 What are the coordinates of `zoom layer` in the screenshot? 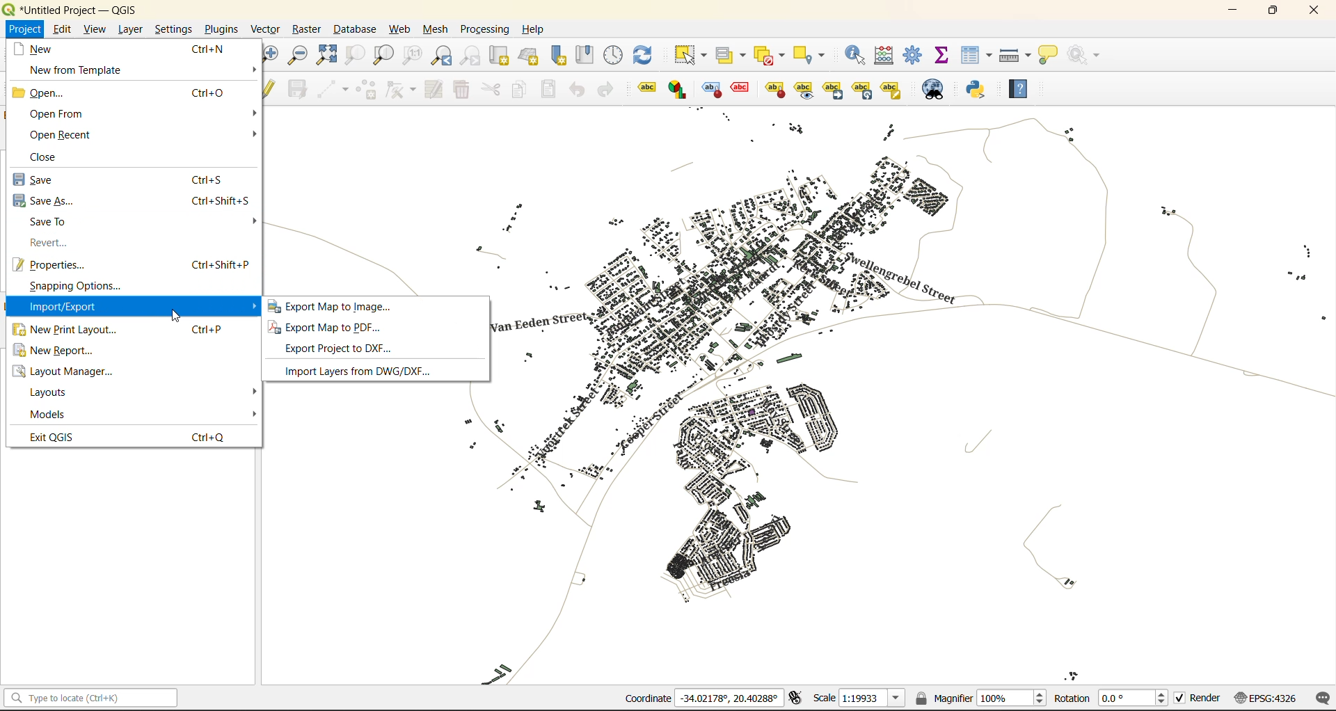 It's located at (384, 56).